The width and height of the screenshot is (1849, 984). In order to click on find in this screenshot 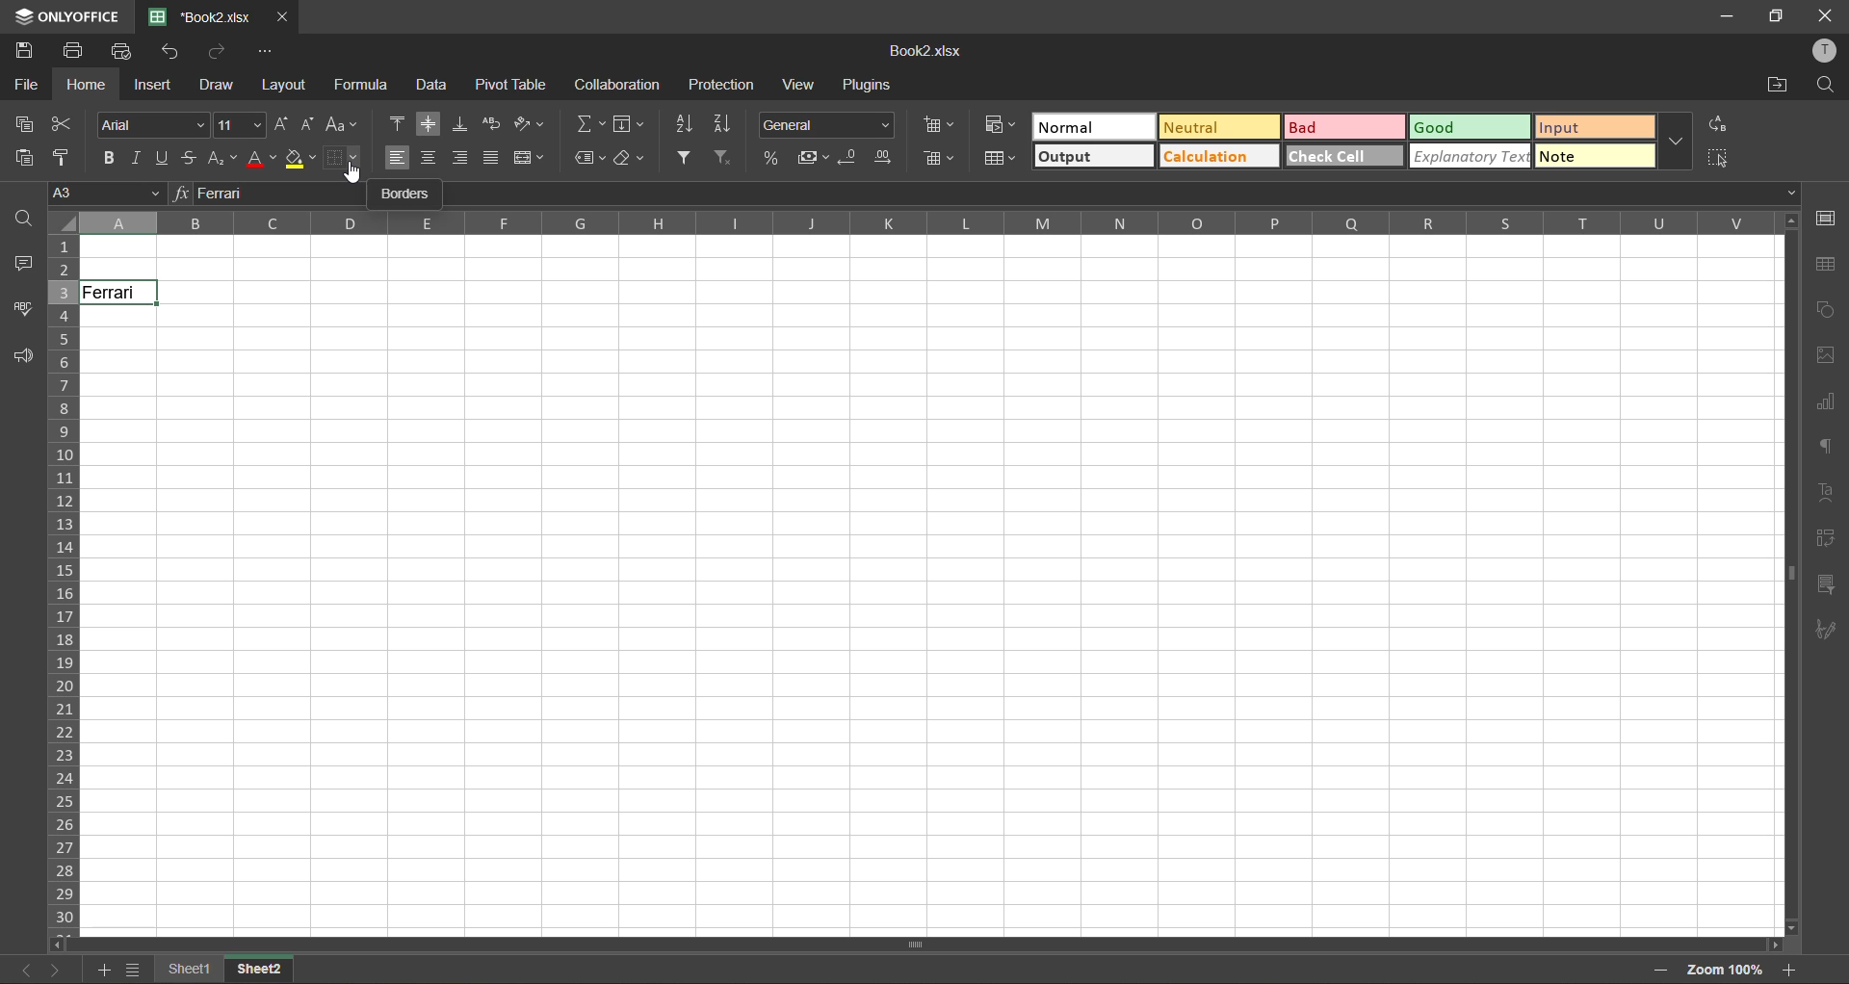, I will do `click(1826, 86)`.